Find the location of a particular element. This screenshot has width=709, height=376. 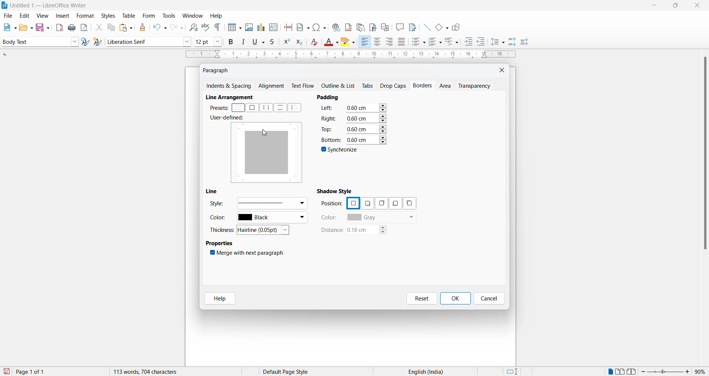

print is located at coordinates (72, 28).